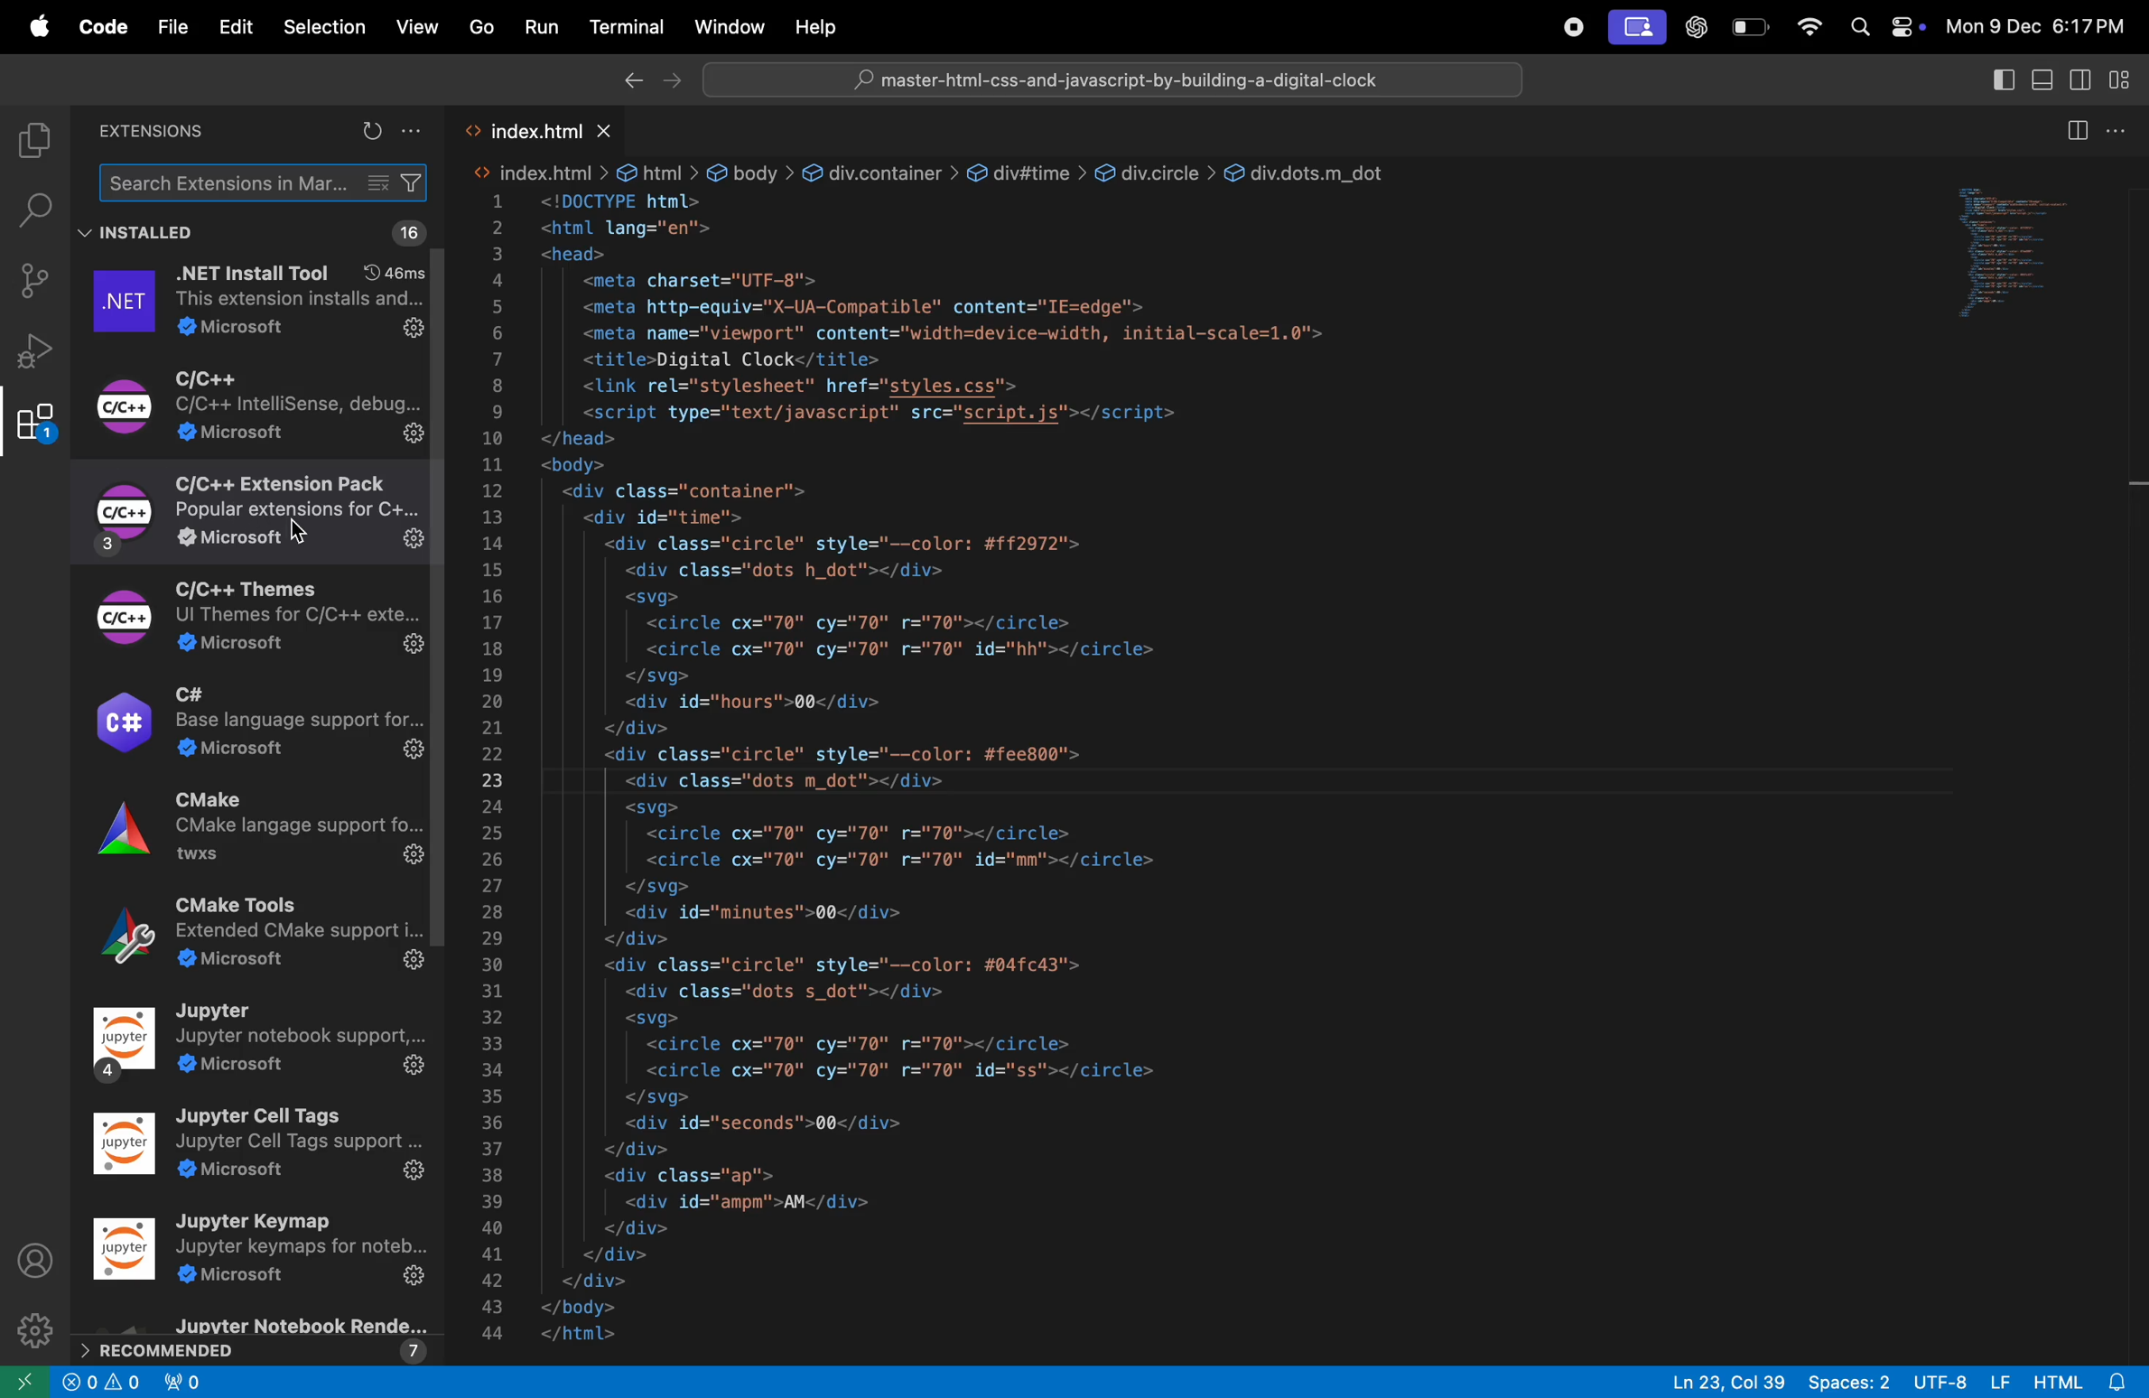  Describe the element at coordinates (249, 618) in the screenshot. I see `C/C++ themes` at that location.